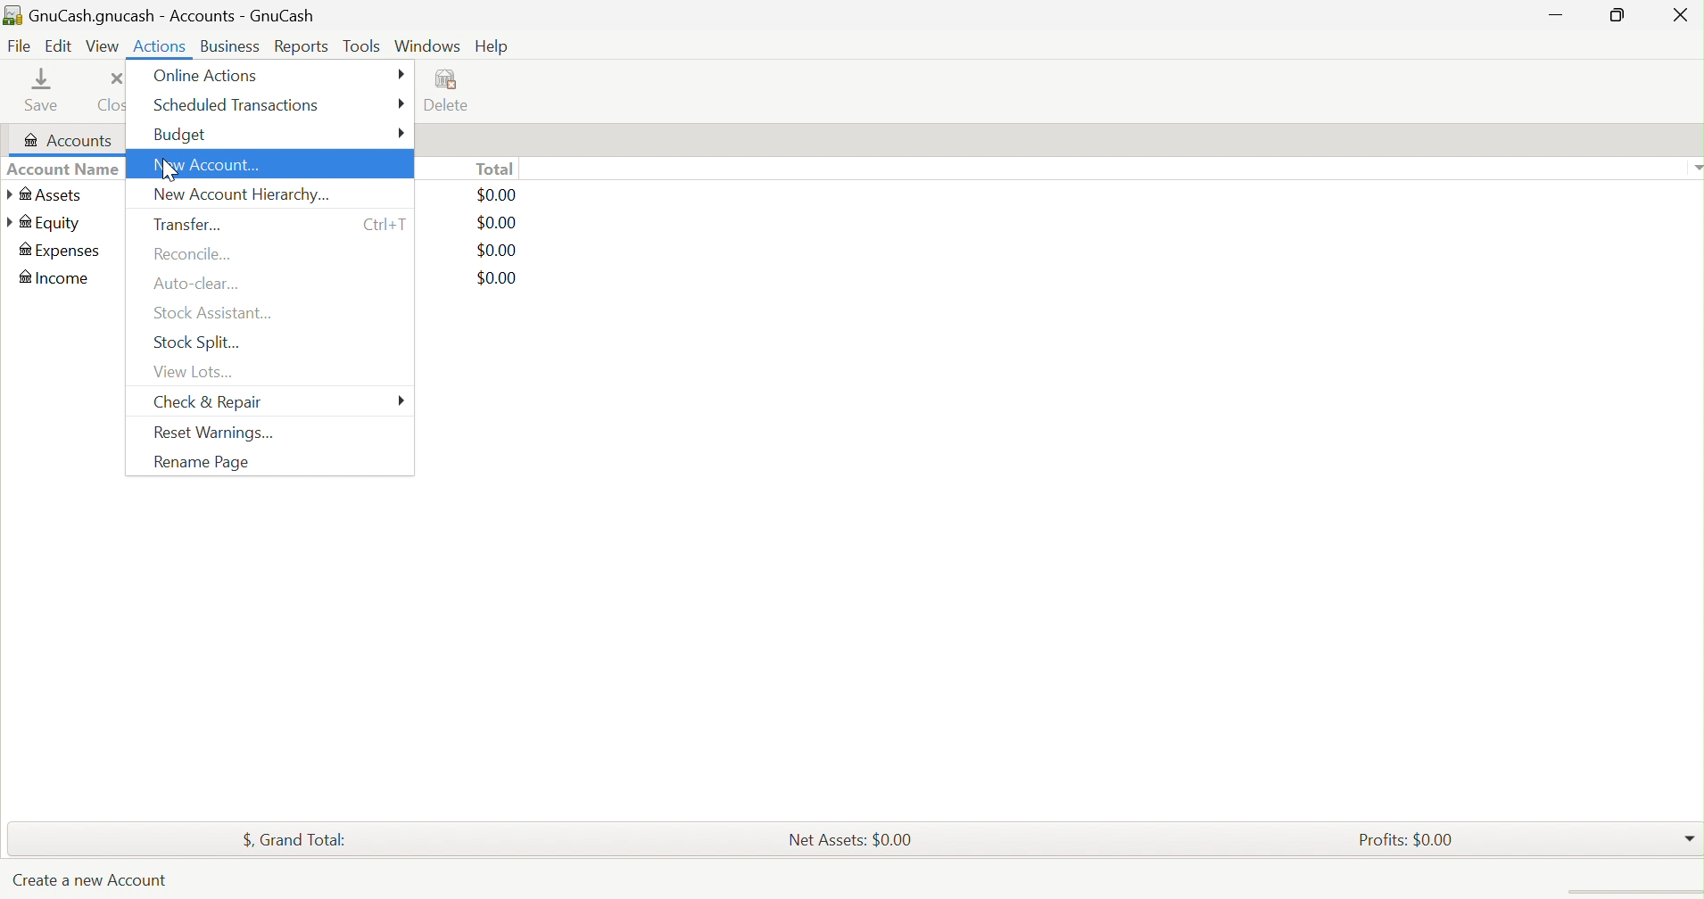 The height and width of the screenshot is (899, 1704). What do you see at coordinates (401, 400) in the screenshot?
I see `More` at bounding box center [401, 400].